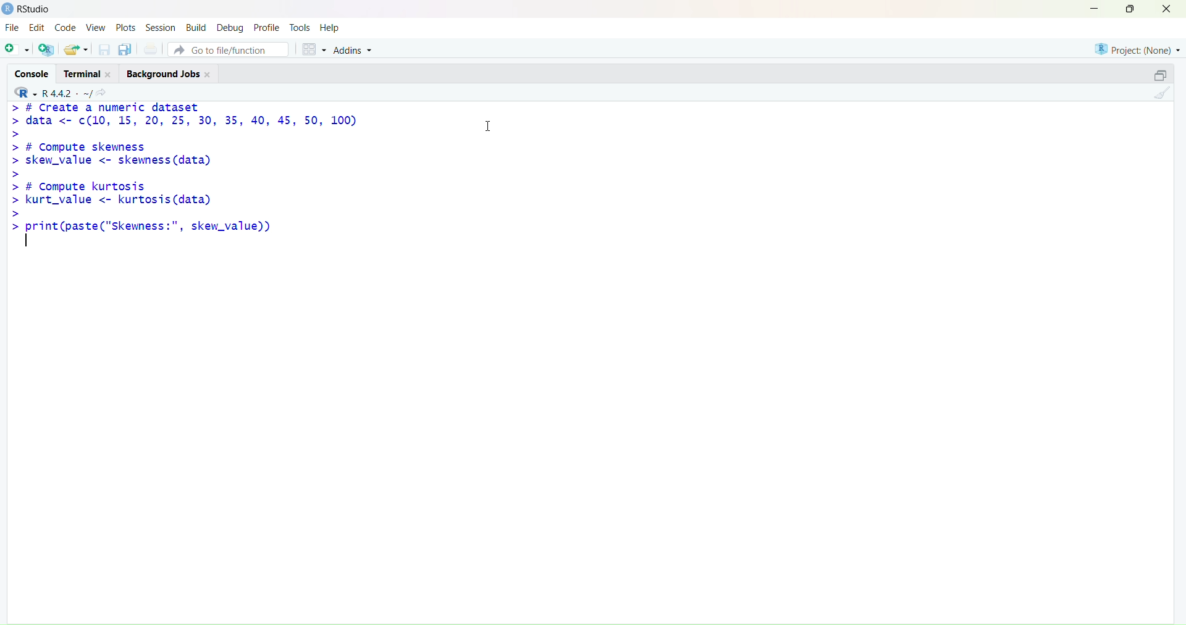 The image size is (1186, 625). I want to click on Addins, so click(357, 49).